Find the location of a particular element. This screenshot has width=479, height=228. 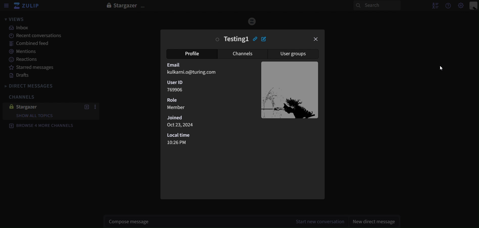

edit profile is located at coordinates (264, 39).